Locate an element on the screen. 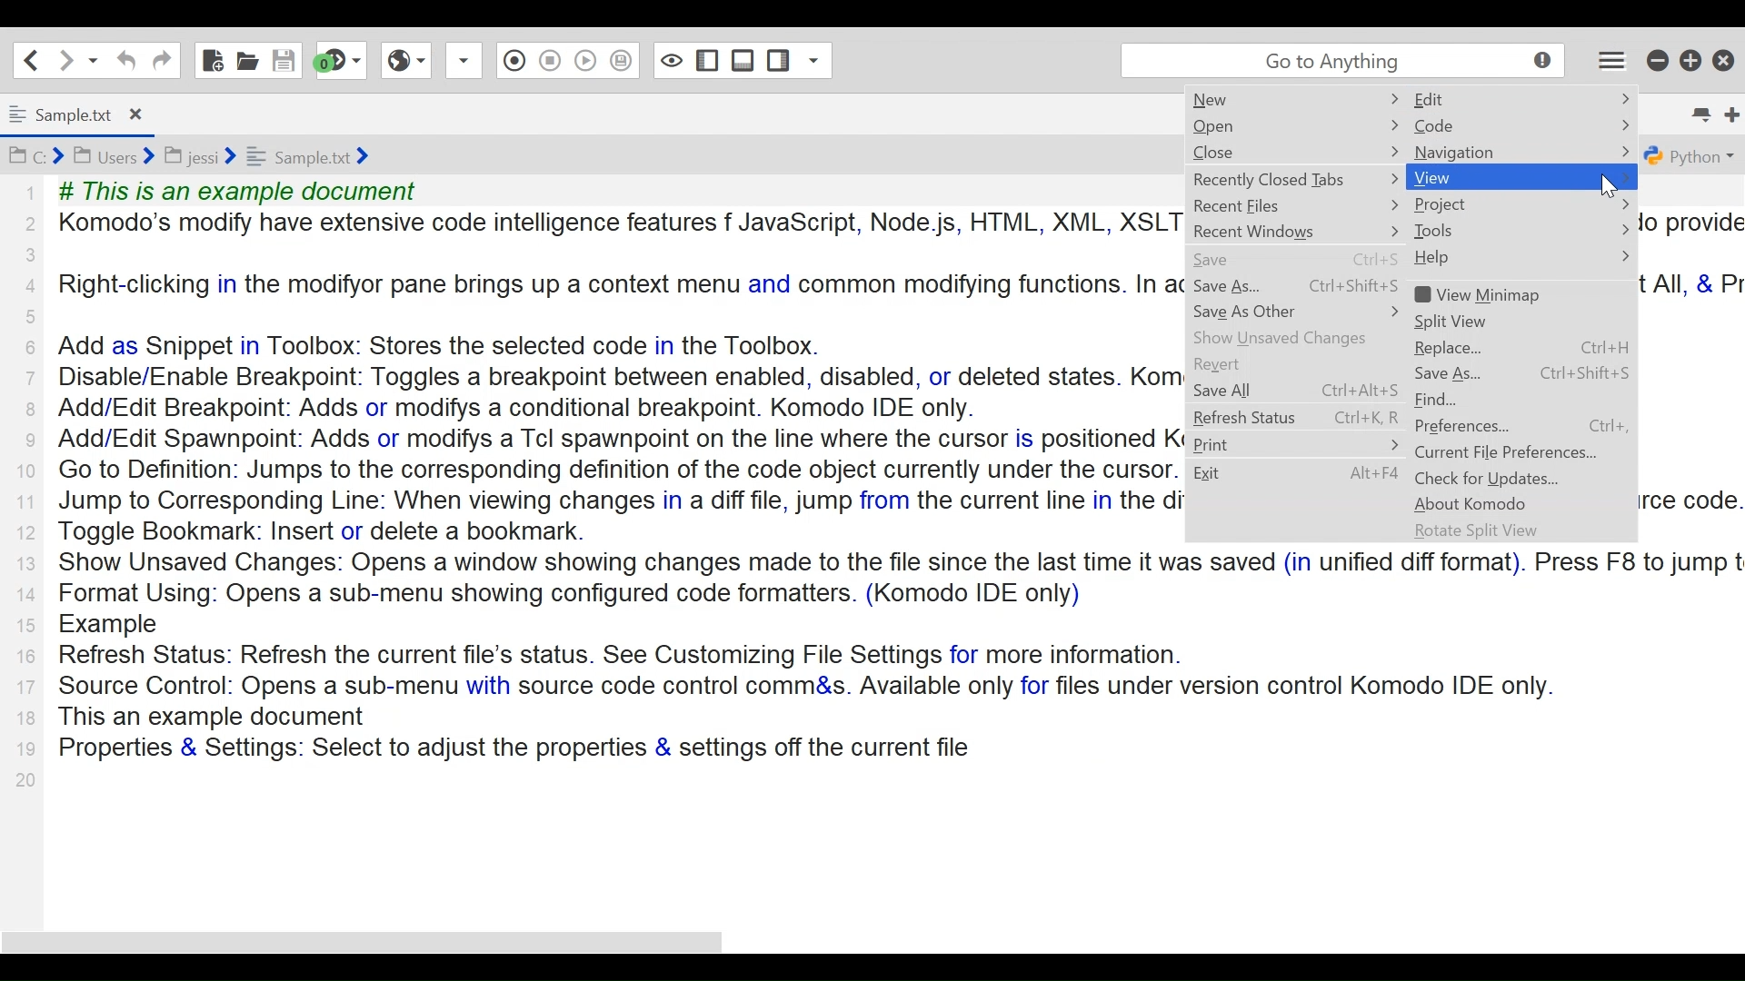 This screenshot has width=1745, height=981. Open is located at coordinates (1232, 127).